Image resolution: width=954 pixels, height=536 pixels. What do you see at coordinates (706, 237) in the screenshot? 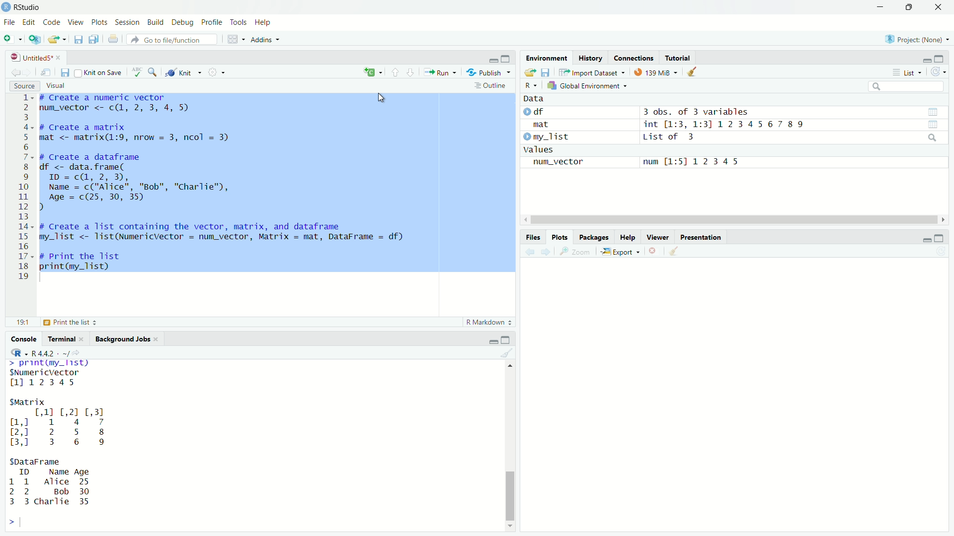
I see `Presentation` at bounding box center [706, 237].